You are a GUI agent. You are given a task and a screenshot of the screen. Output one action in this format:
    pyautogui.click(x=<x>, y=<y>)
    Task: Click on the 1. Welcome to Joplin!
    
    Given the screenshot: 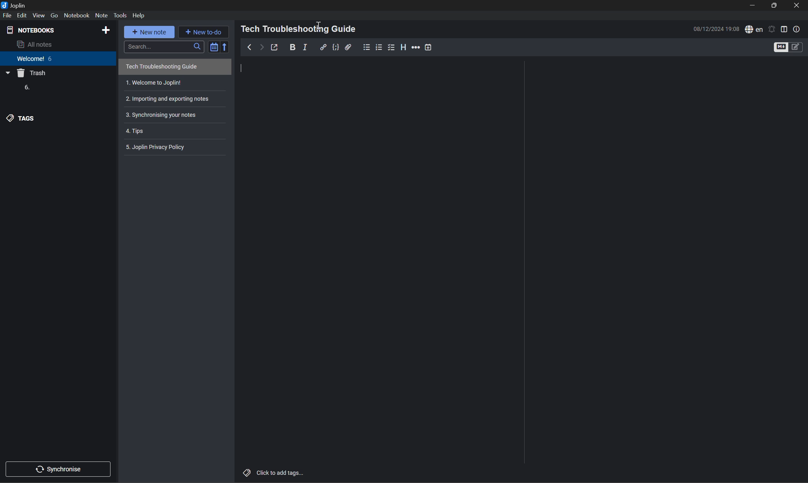 What is the action you would take?
    pyautogui.click(x=154, y=83)
    